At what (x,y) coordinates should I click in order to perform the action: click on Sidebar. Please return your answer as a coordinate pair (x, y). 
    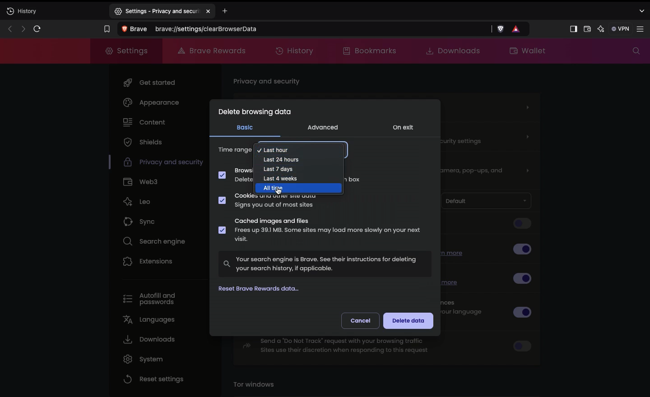
    Looking at the image, I should click on (572, 29).